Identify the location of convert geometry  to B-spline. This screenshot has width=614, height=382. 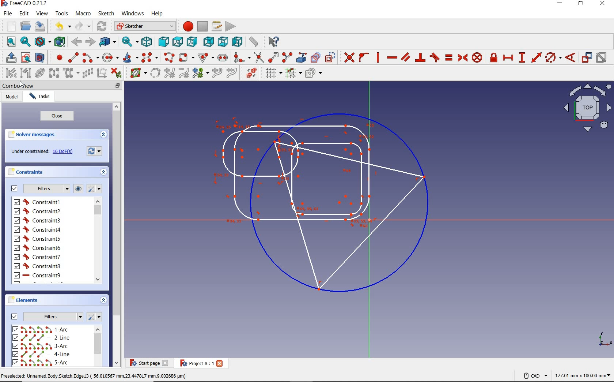
(155, 73).